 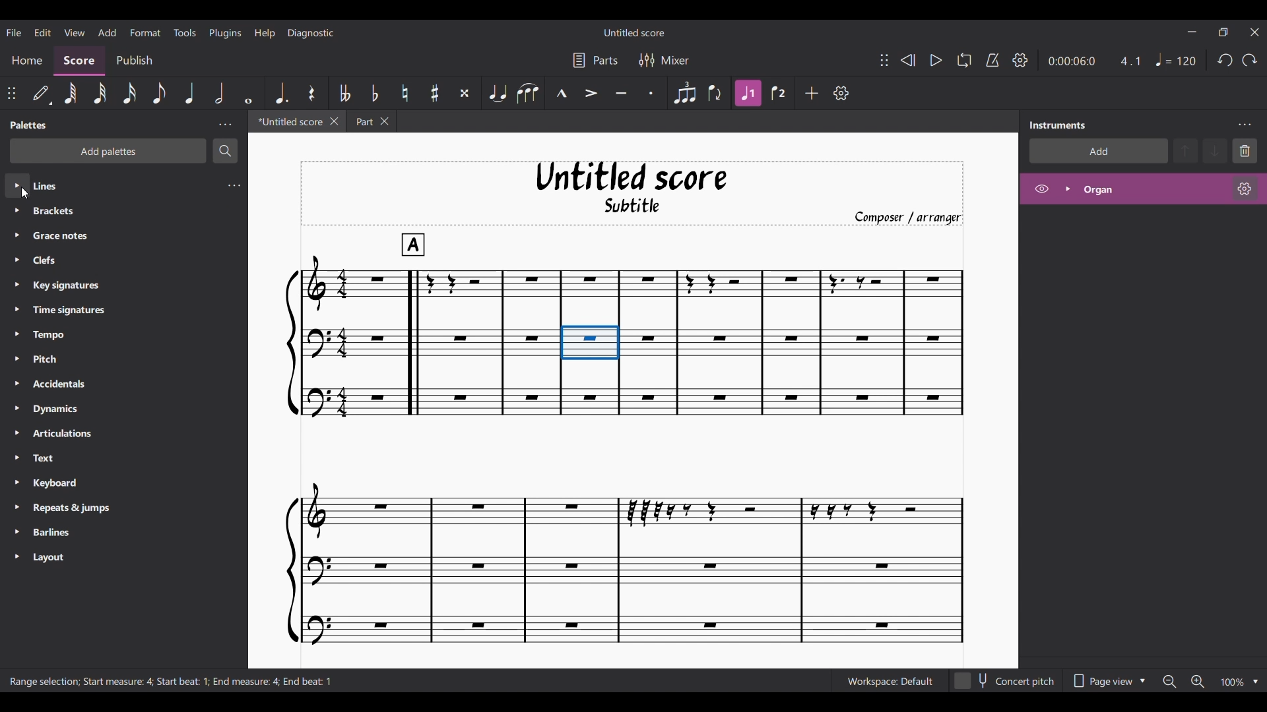 What do you see at coordinates (146, 32) in the screenshot?
I see `Format menu` at bounding box center [146, 32].